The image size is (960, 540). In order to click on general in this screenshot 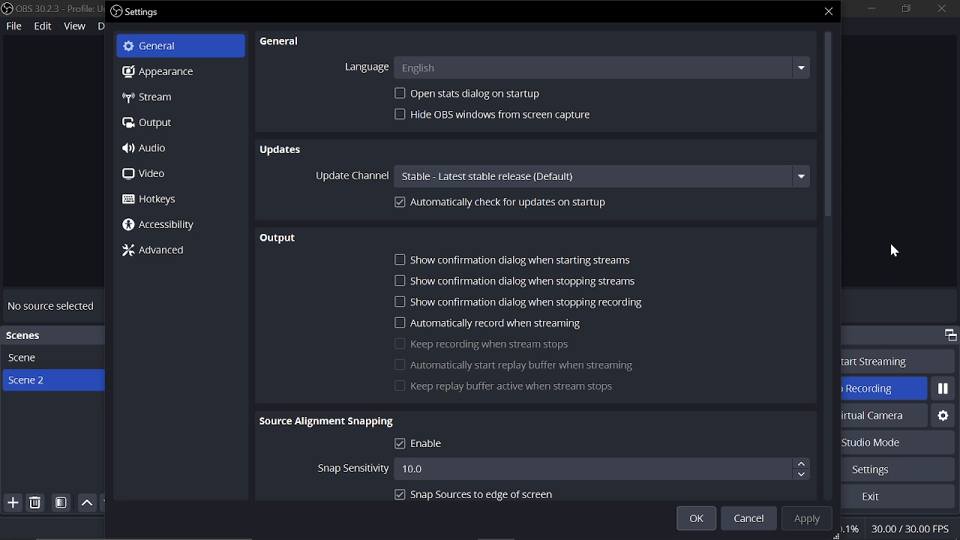, I will do `click(183, 46)`.